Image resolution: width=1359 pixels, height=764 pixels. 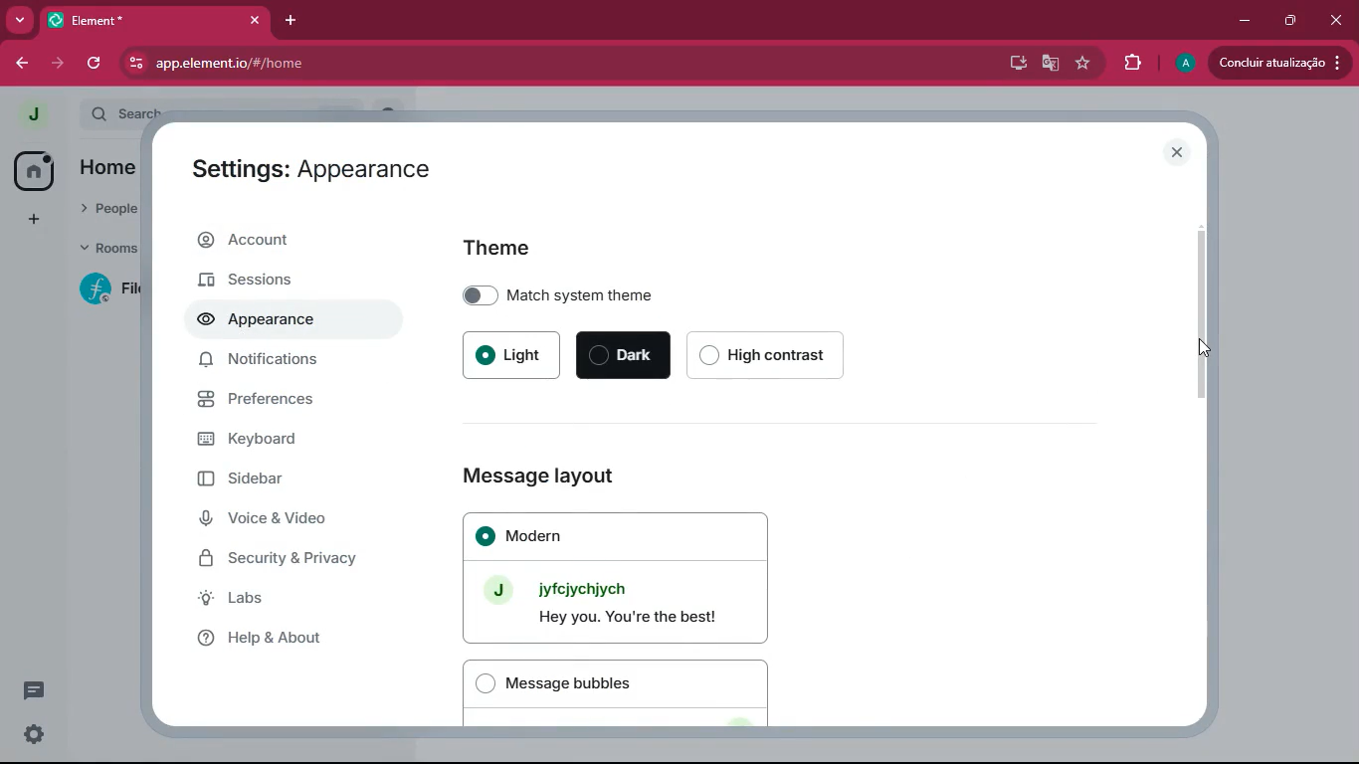 What do you see at coordinates (1015, 64) in the screenshot?
I see `desktop` at bounding box center [1015, 64].